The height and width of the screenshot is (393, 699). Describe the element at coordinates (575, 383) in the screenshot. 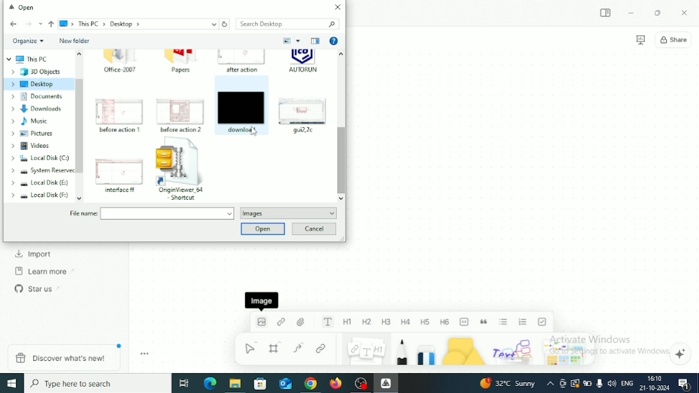

I see `Warning` at that location.